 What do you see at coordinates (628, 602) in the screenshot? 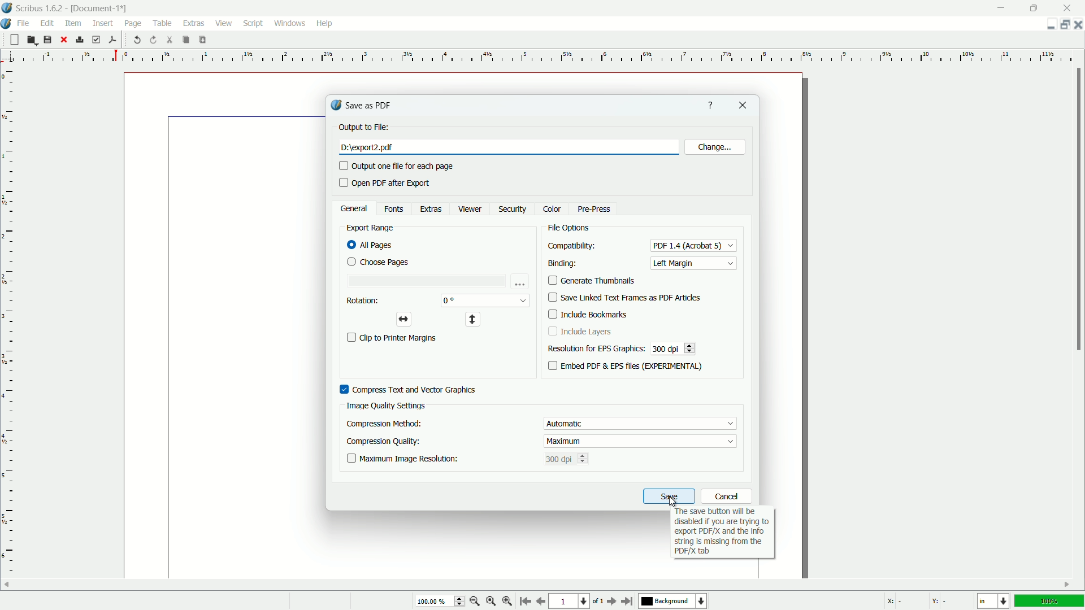
I see `go to last page` at bounding box center [628, 602].